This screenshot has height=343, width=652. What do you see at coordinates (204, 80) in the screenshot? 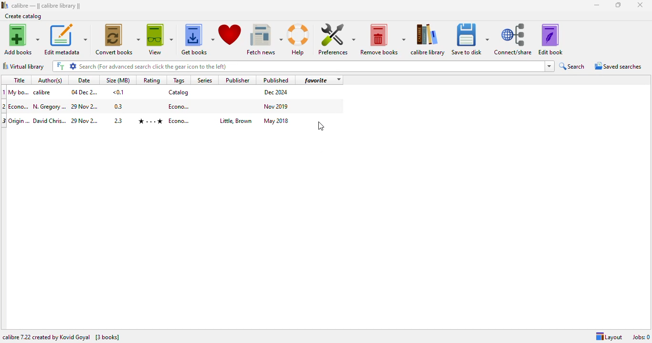
I see `series` at bounding box center [204, 80].